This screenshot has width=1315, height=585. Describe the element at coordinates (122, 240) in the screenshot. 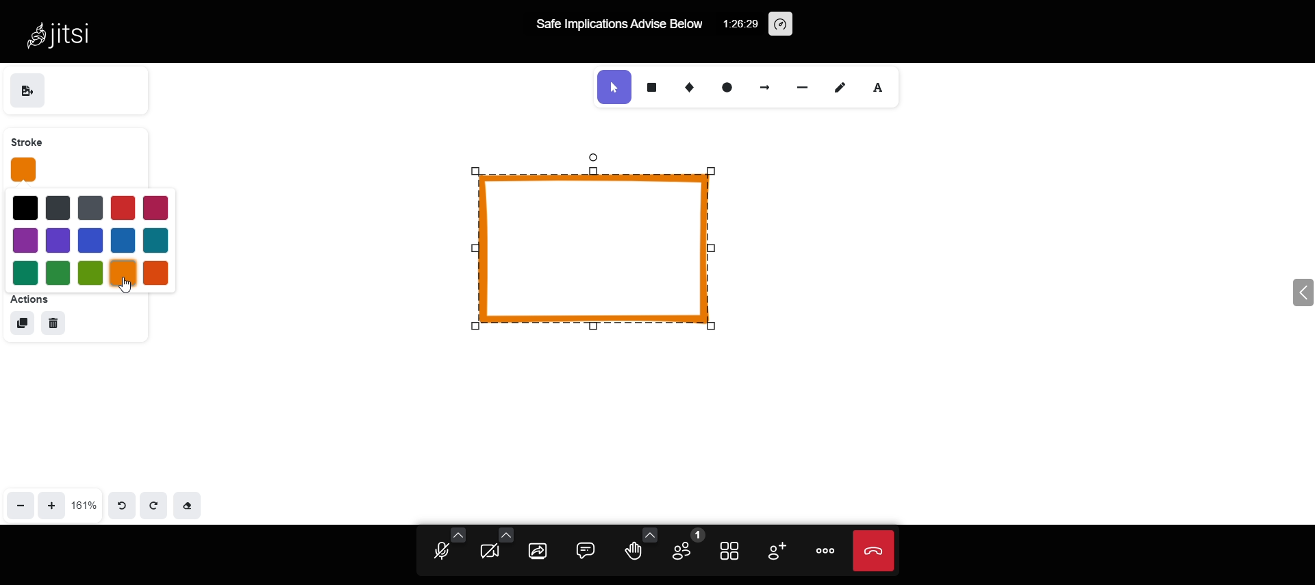

I see `blue 4` at that location.